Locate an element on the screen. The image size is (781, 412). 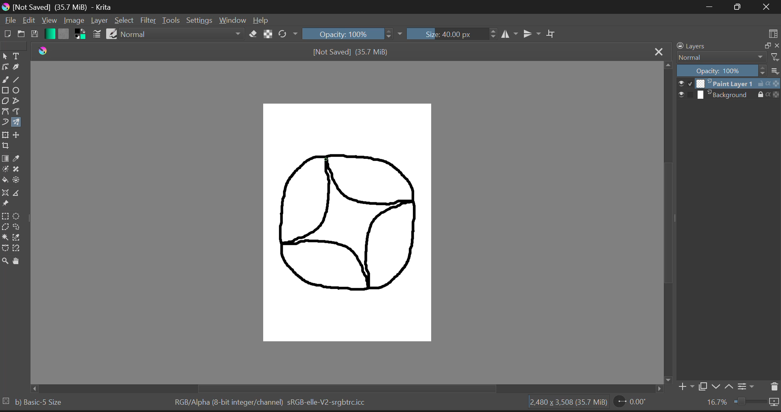
Zoom is located at coordinates (5, 262).